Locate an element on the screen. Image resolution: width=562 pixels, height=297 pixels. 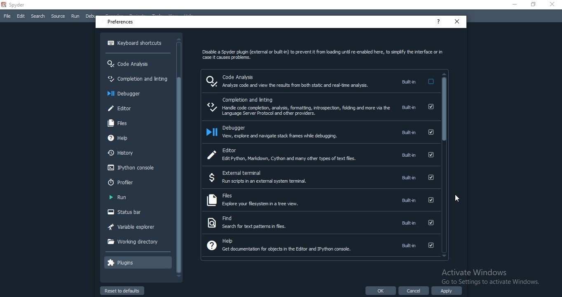
plugins is located at coordinates (136, 263).